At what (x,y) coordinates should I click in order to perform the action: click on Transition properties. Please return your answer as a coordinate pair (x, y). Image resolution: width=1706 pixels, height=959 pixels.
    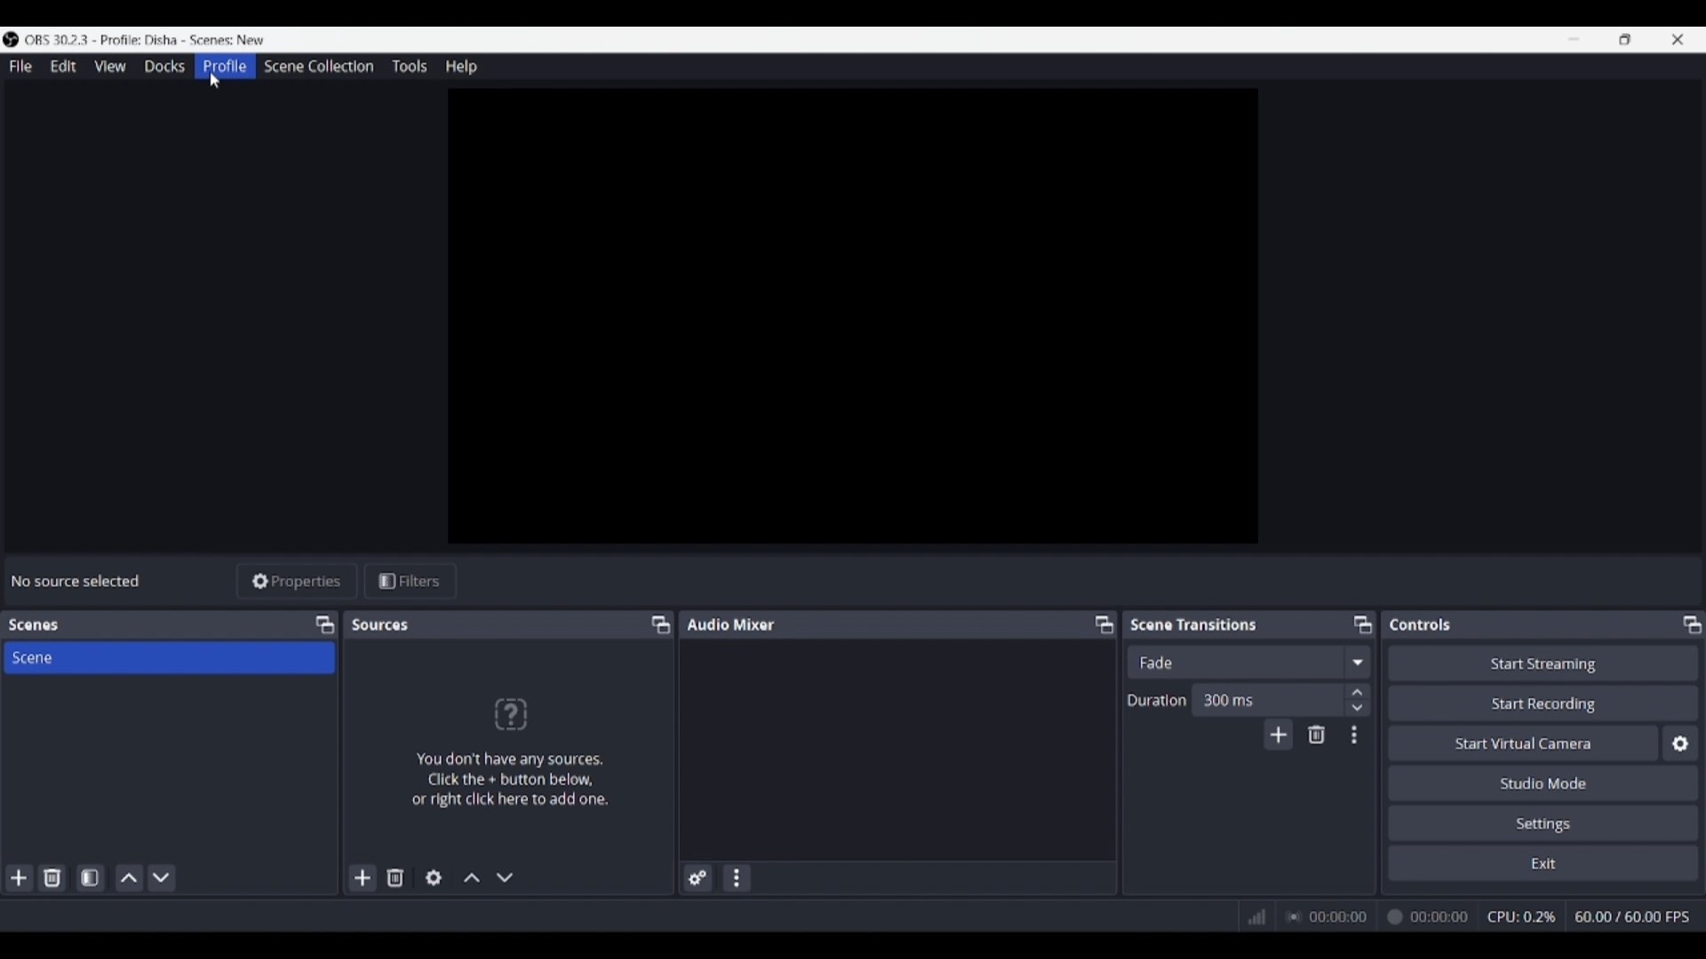
    Looking at the image, I should click on (1354, 735).